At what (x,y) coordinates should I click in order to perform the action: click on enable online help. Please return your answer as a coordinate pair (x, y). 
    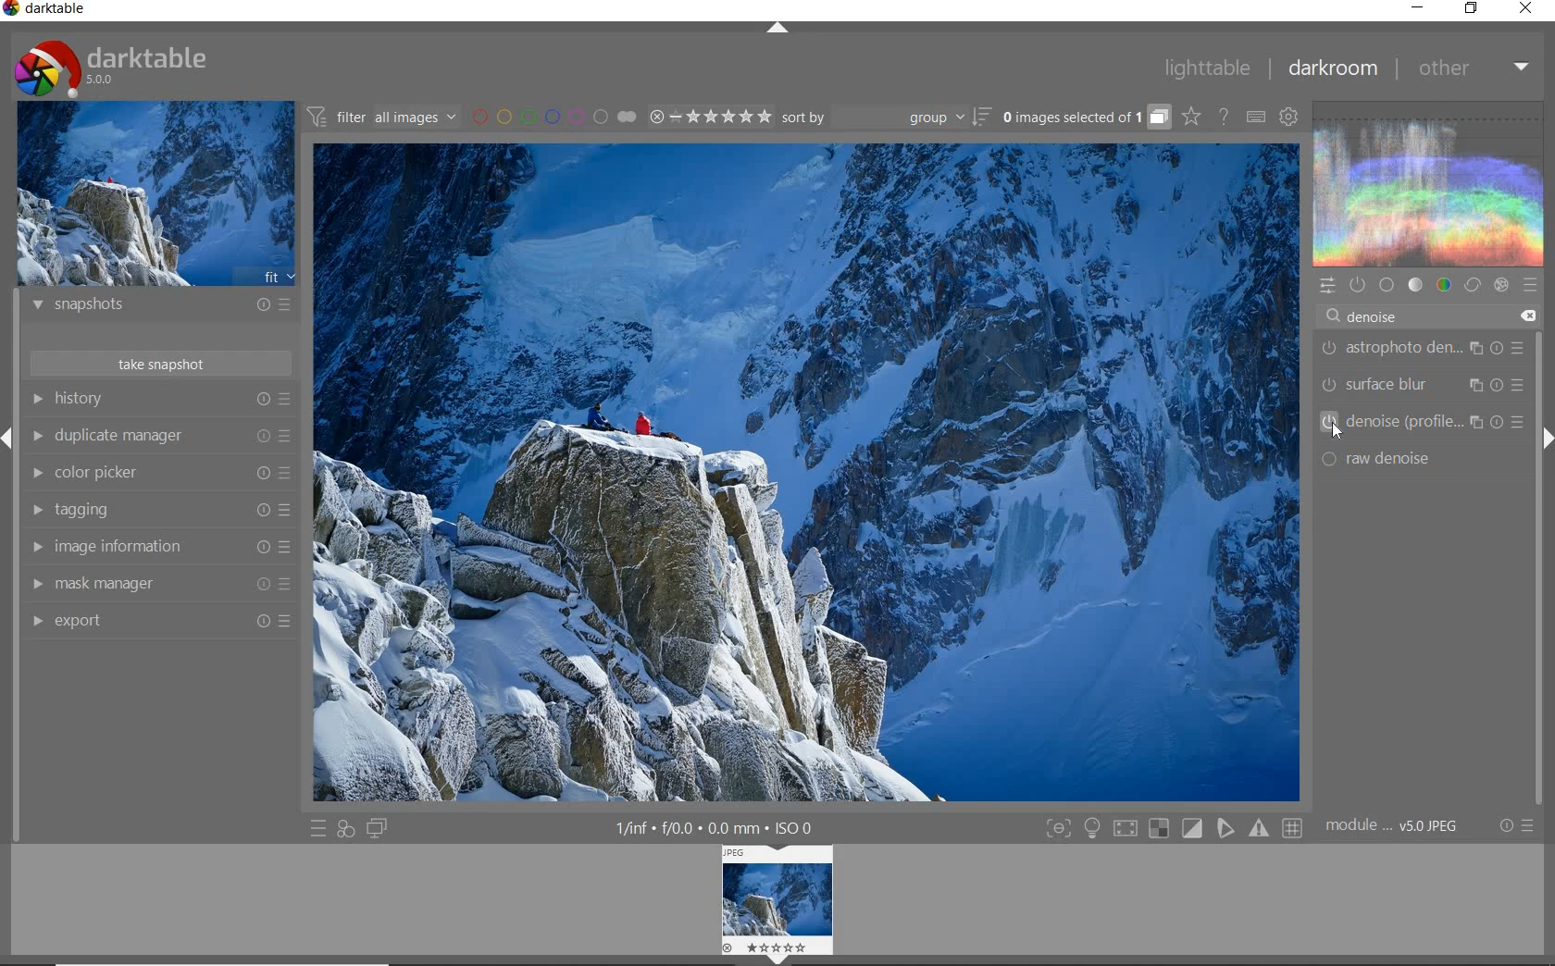
    Looking at the image, I should click on (1225, 118).